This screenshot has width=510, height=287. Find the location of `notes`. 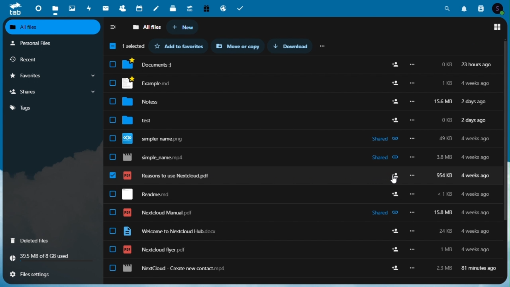

notes is located at coordinates (156, 9).